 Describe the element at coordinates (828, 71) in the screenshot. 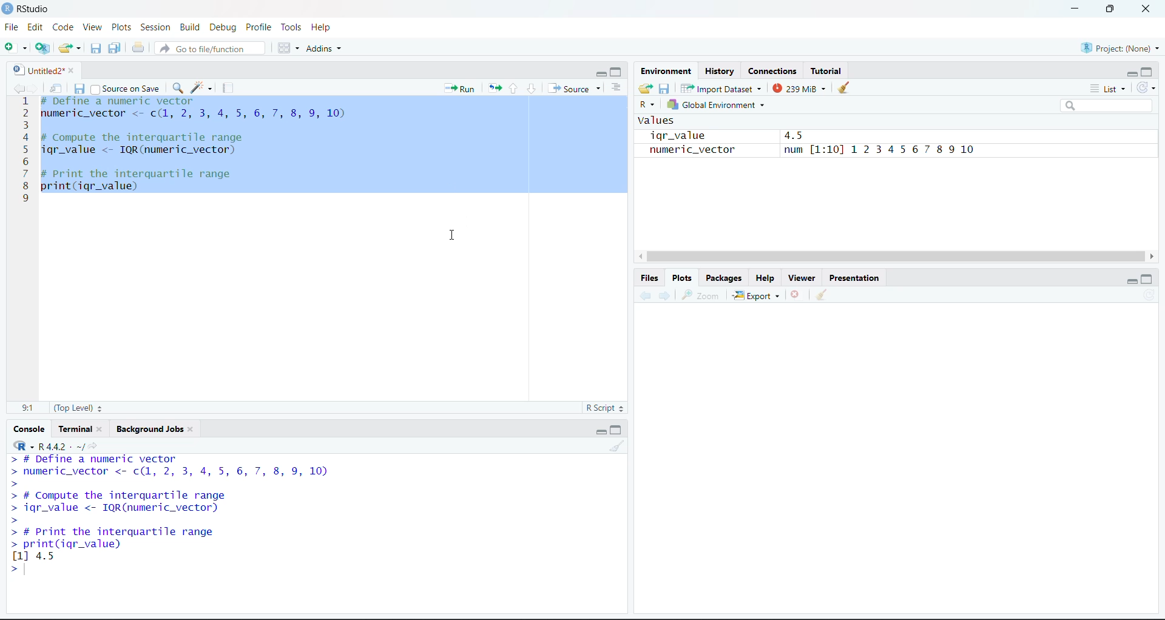

I see `Tutorial` at that location.